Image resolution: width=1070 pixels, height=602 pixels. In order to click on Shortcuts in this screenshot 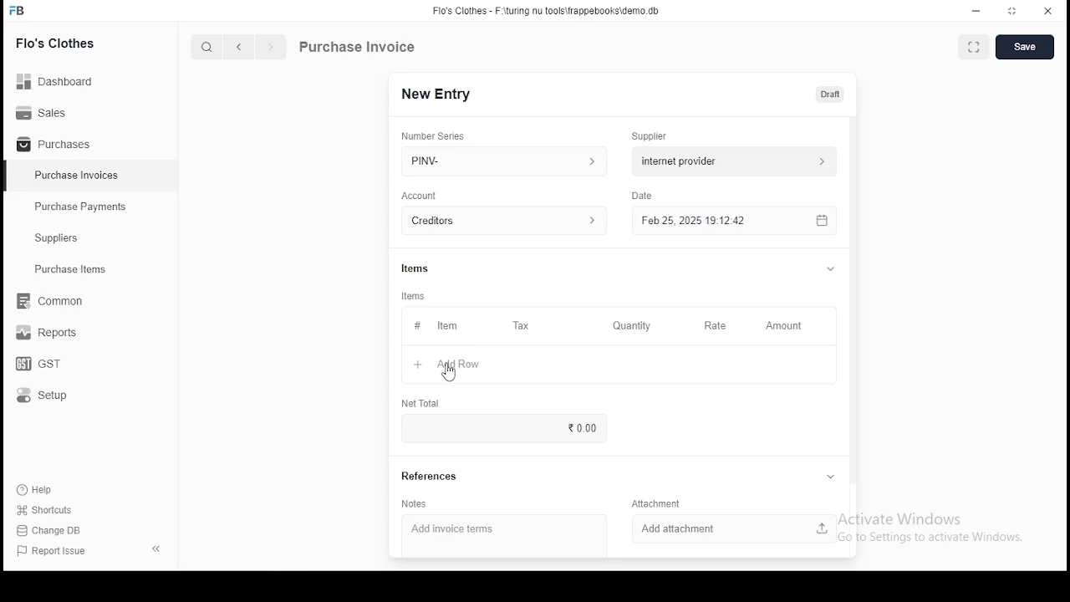, I will do `click(51, 510)`.